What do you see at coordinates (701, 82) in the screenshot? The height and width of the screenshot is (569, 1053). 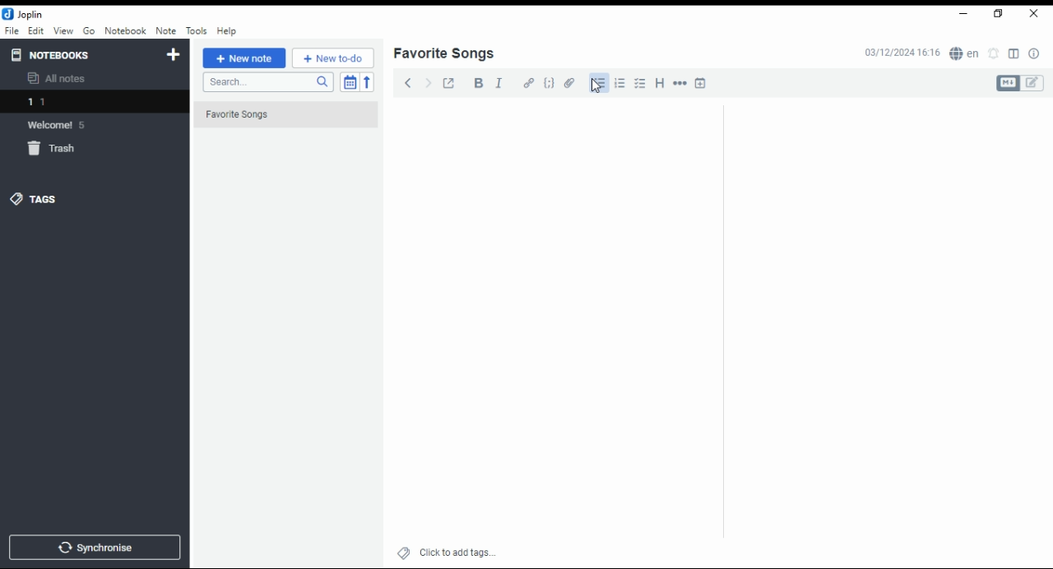 I see `insert time` at bounding box center [701, 82].